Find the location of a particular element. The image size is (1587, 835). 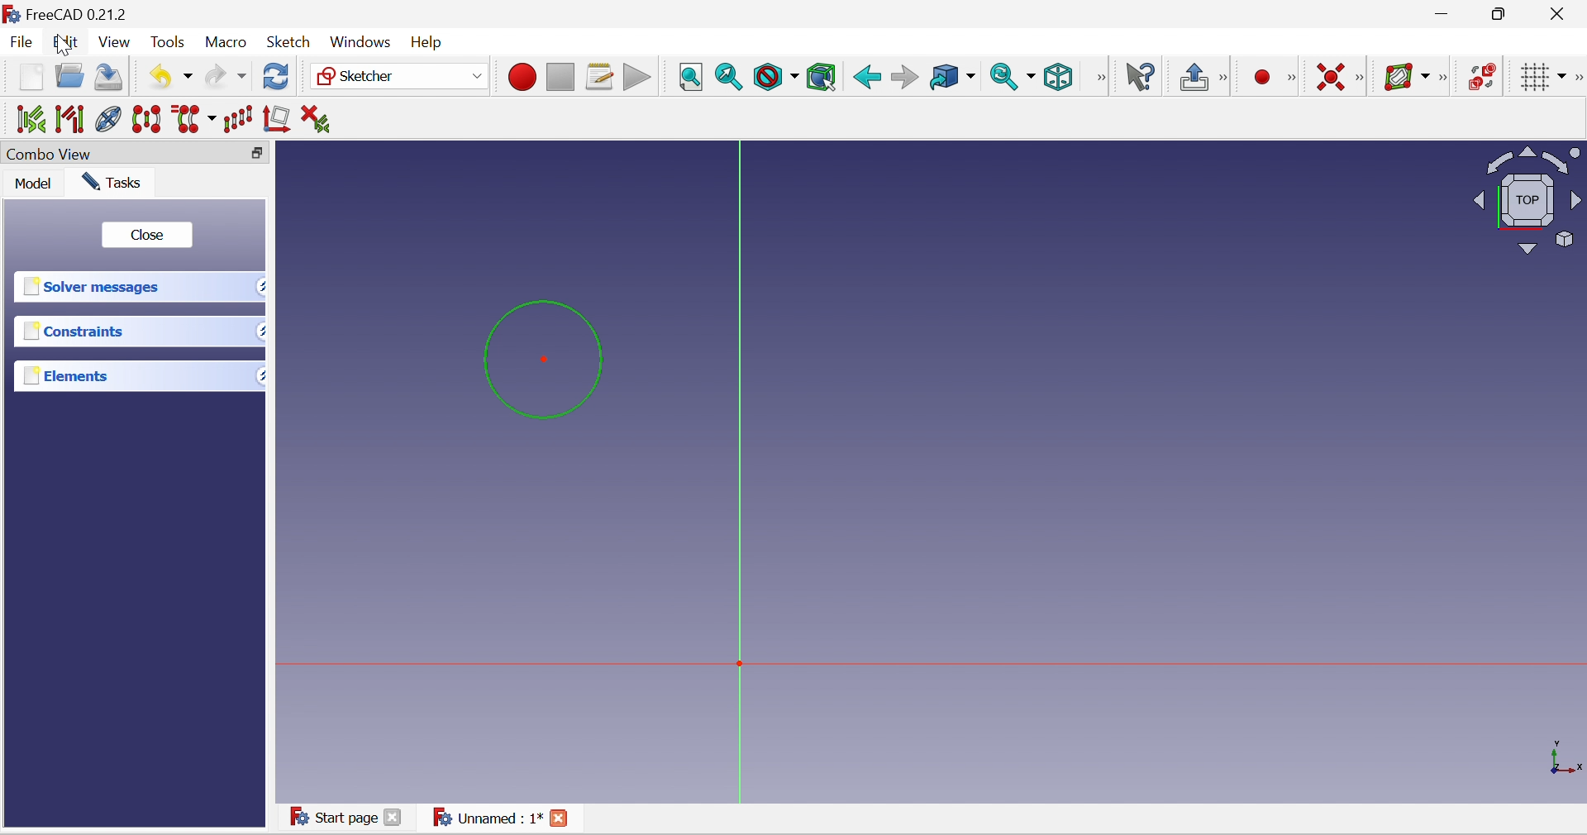

Start page is located at coordinates (348, 817).